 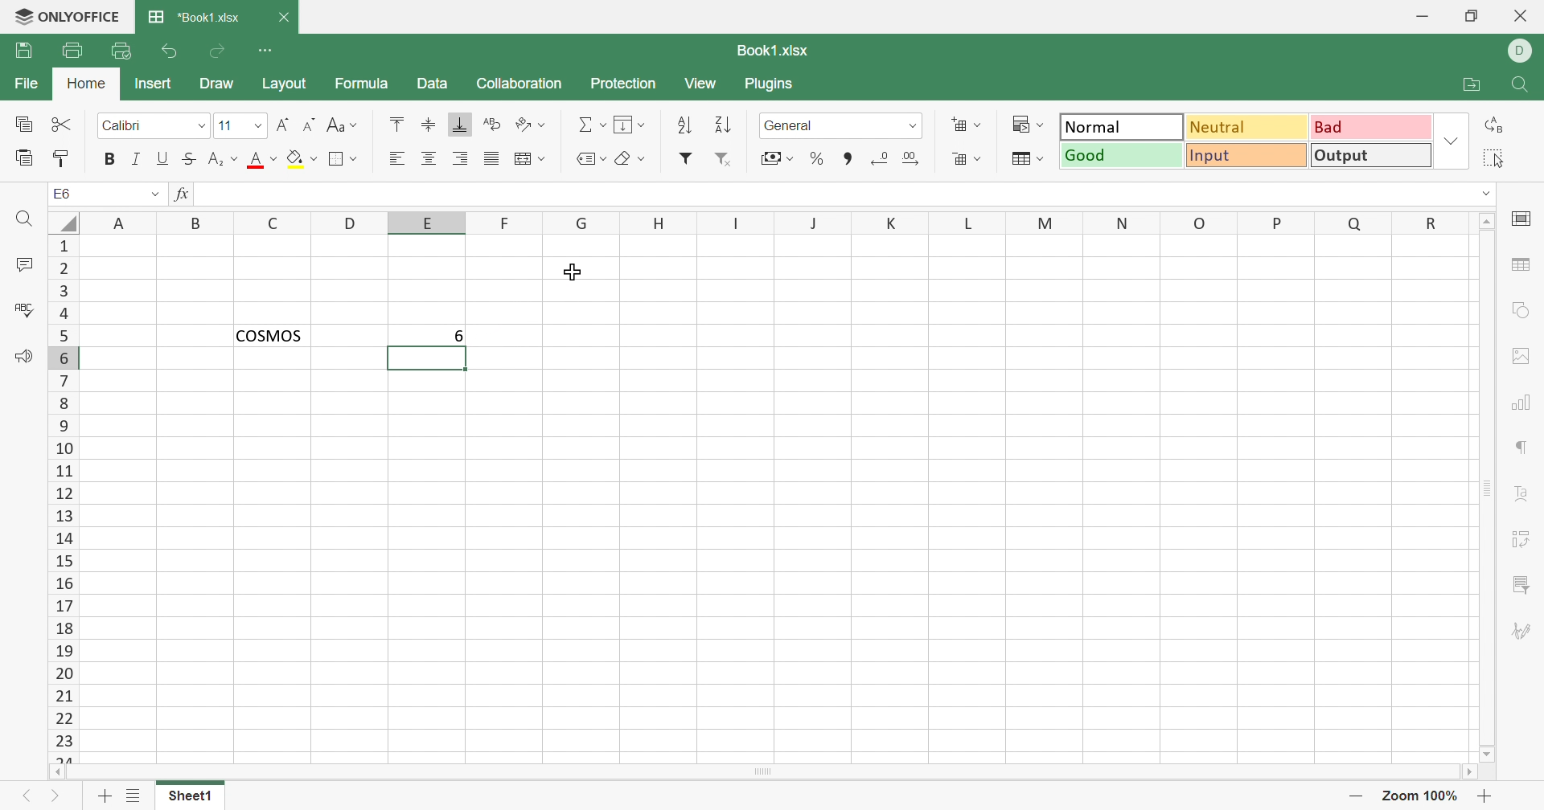 What do you see at coordinates (778, 222) in the screenshot?
I see `Column Names` at bounding box center [778, 222].